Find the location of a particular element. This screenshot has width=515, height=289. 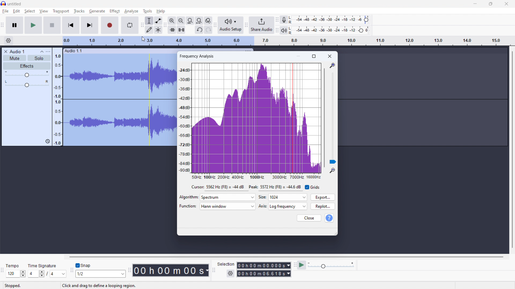

set snapping is located at coordinates (101, 274).